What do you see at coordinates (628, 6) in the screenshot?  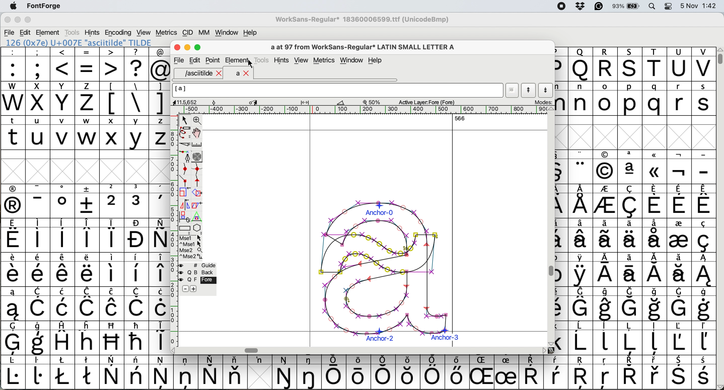 I see `battery` at bounding box center [628, 6].